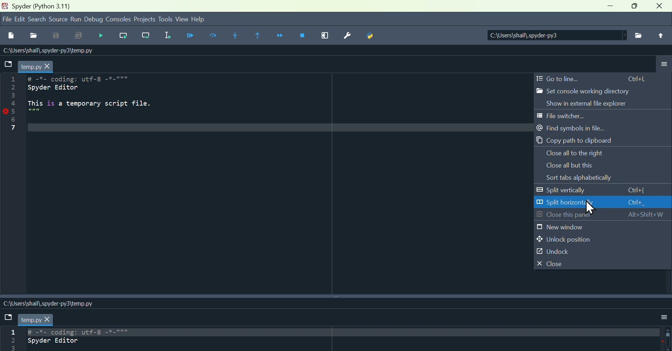 This screenshot has height=351, width=672. What do you see at coordinates (10, 106) in the screenshot?
I see `Line number` at bounding box center [10, 106].